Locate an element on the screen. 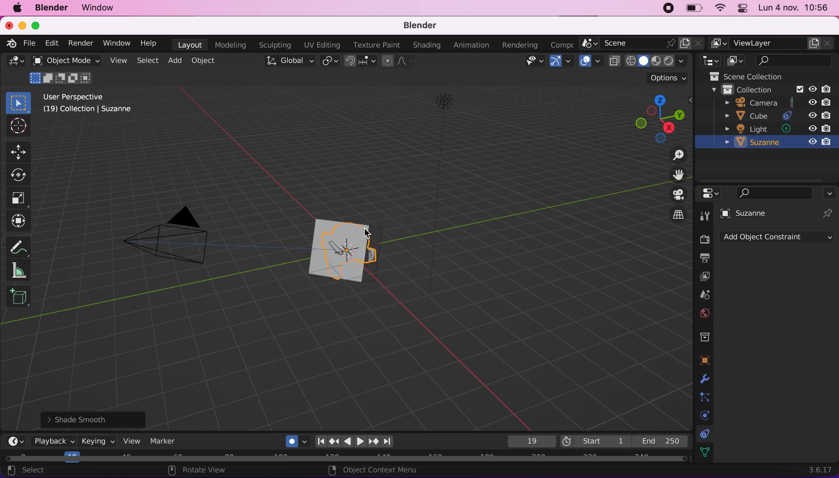 Image resolution: width=839 pixels, height=478 pixels. wifi is located at coordinates (720, 9).